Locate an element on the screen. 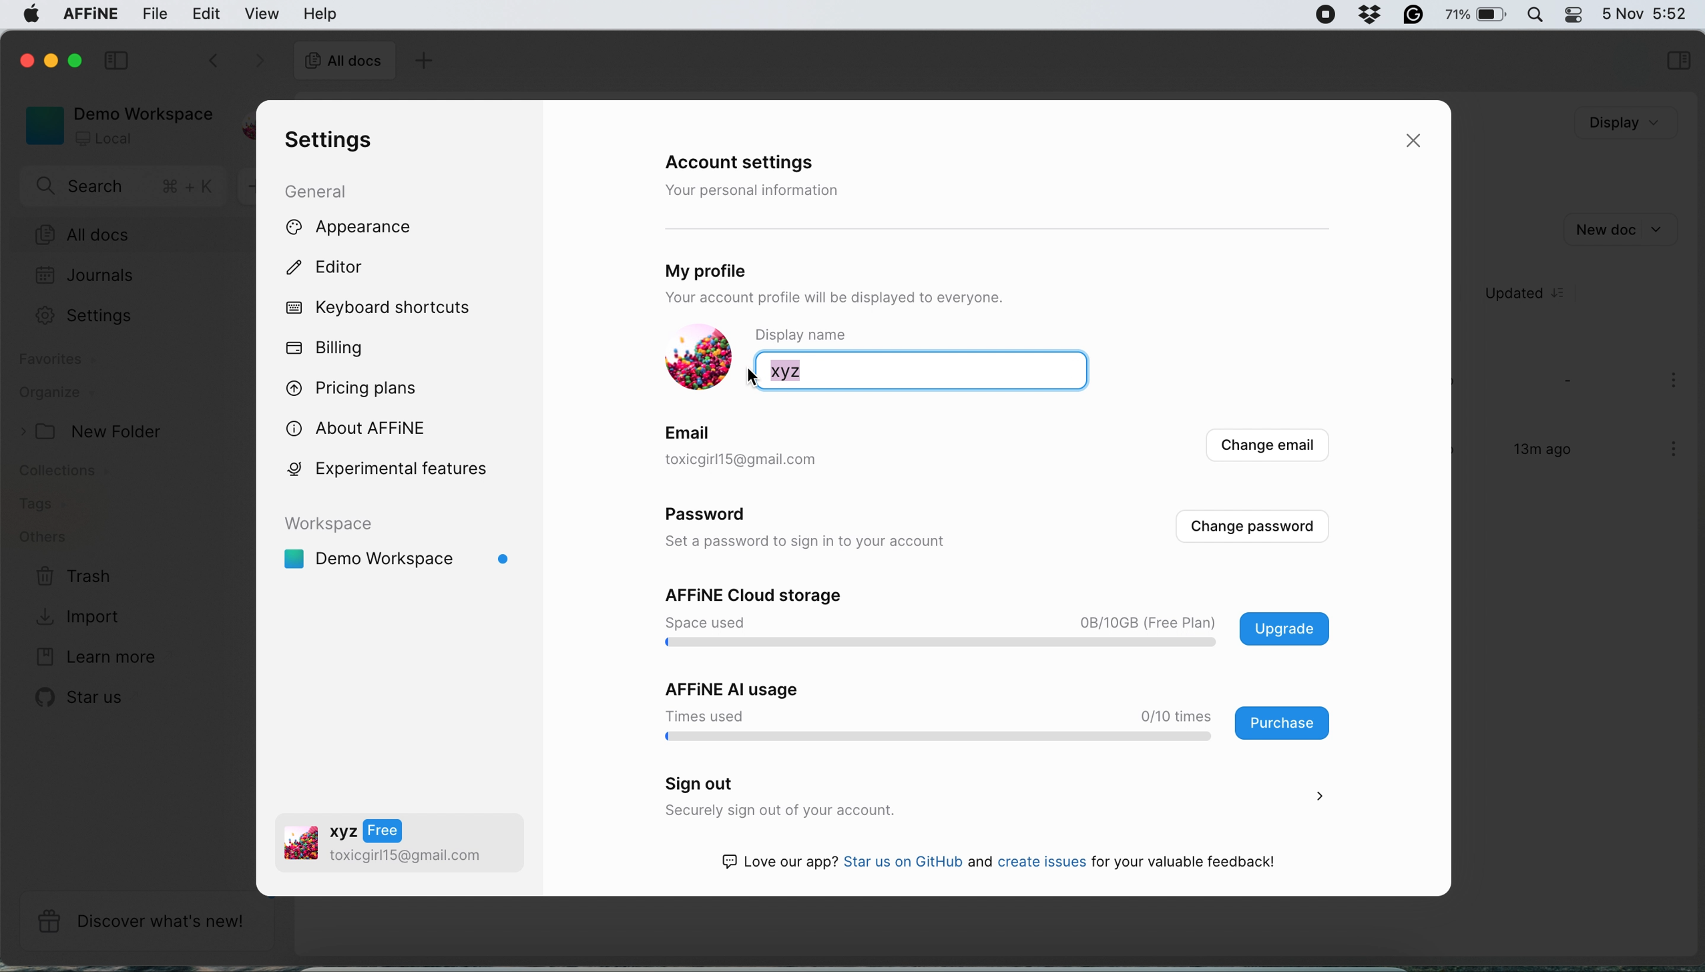 This screenshot has width=1705, height=972. grammarly is located at coordinates (1365, 13).